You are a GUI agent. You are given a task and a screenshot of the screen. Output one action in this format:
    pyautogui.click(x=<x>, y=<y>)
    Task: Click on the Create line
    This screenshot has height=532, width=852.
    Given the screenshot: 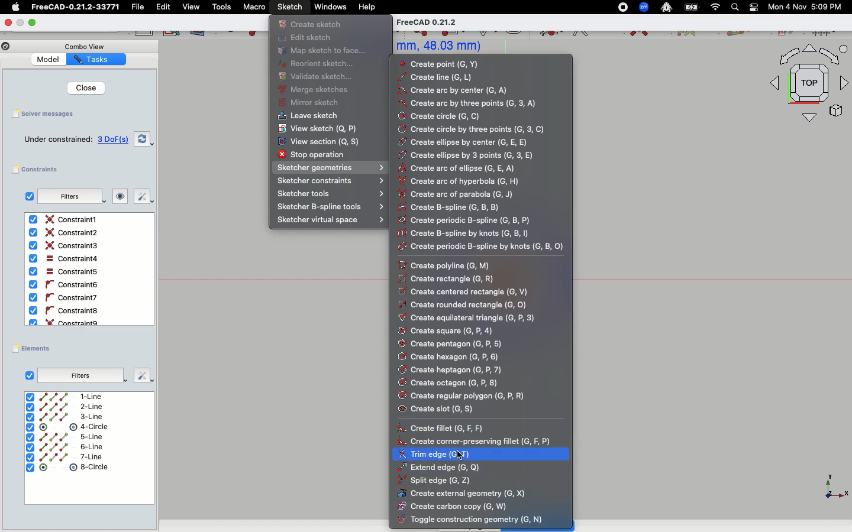 What is the action you would take?
    pyautogui.click(x=440, y=78)
    